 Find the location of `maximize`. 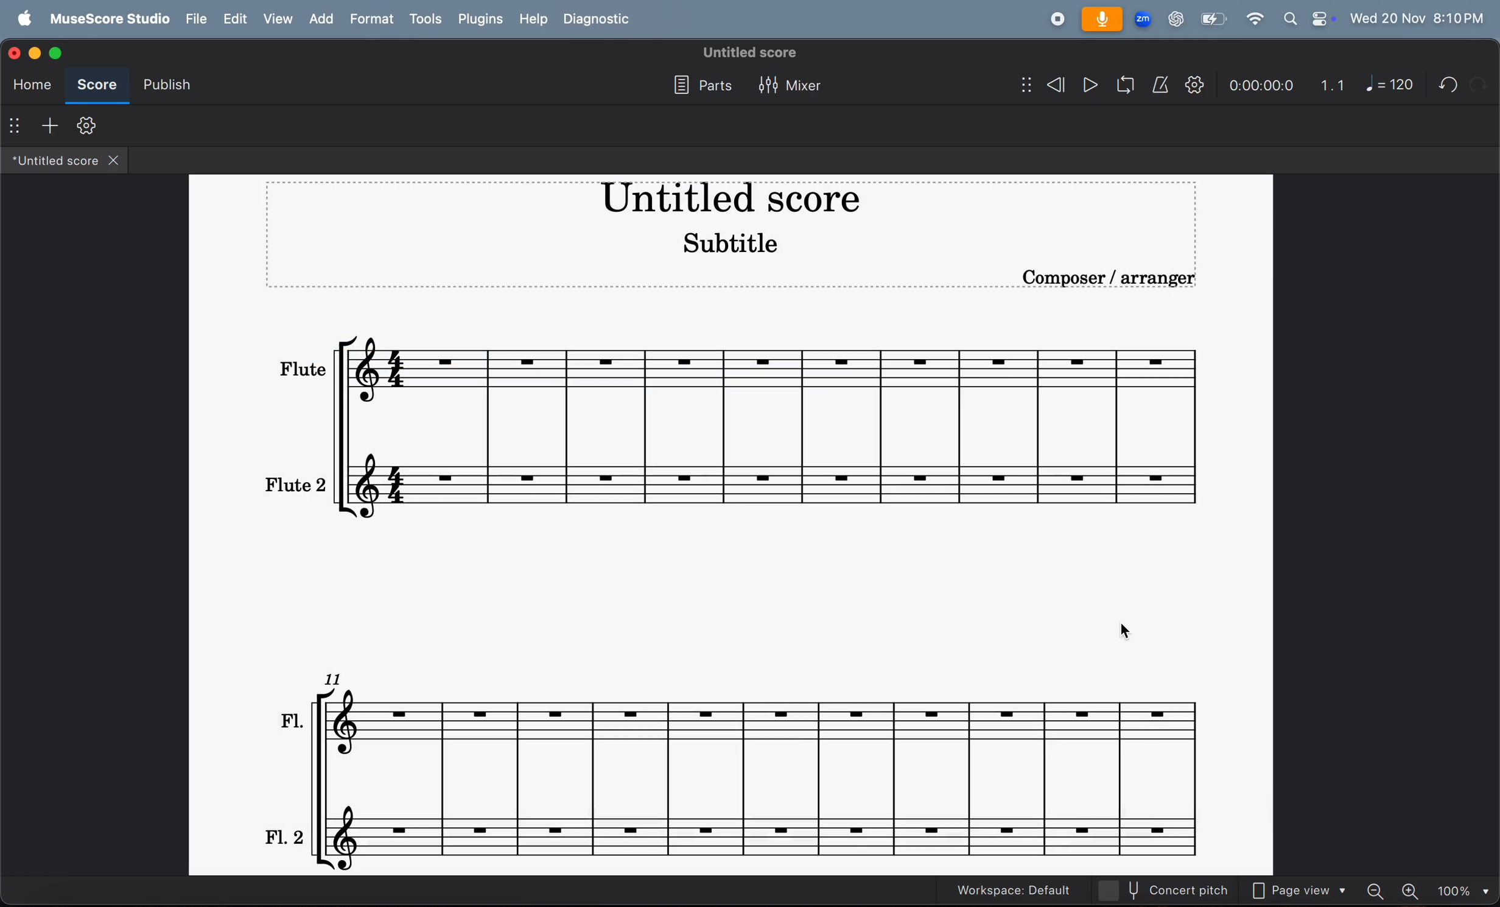

maximize is located at coordinates (60, 52).